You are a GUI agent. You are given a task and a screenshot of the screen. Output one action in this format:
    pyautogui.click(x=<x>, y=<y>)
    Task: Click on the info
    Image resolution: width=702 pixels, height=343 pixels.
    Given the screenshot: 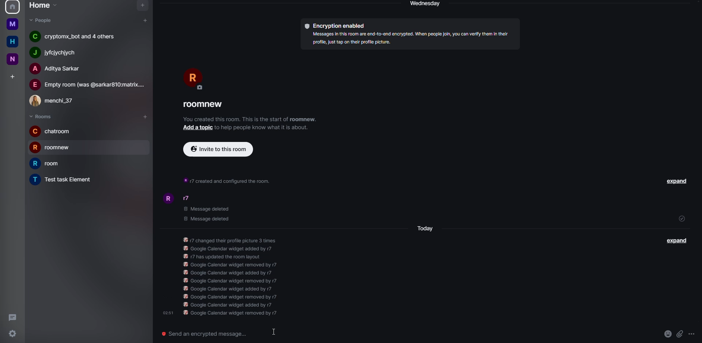 What is the action you would take?
    pyautogui.click(x=228, y=180)
    